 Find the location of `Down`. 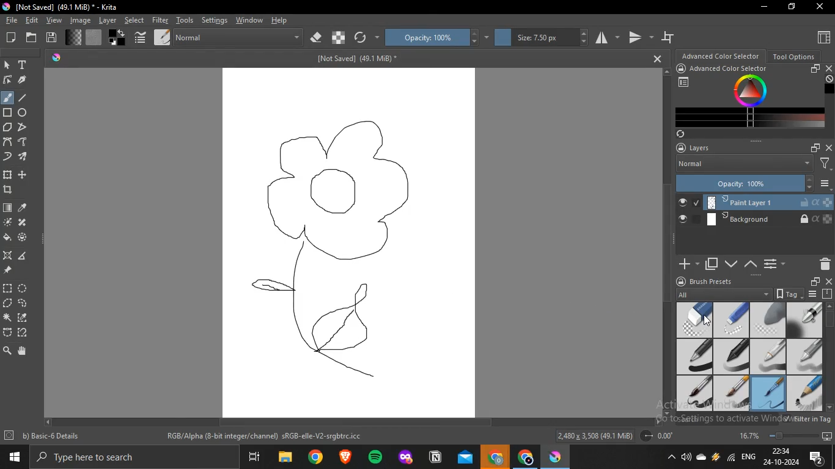

Down is located at coordinates (829, 407).